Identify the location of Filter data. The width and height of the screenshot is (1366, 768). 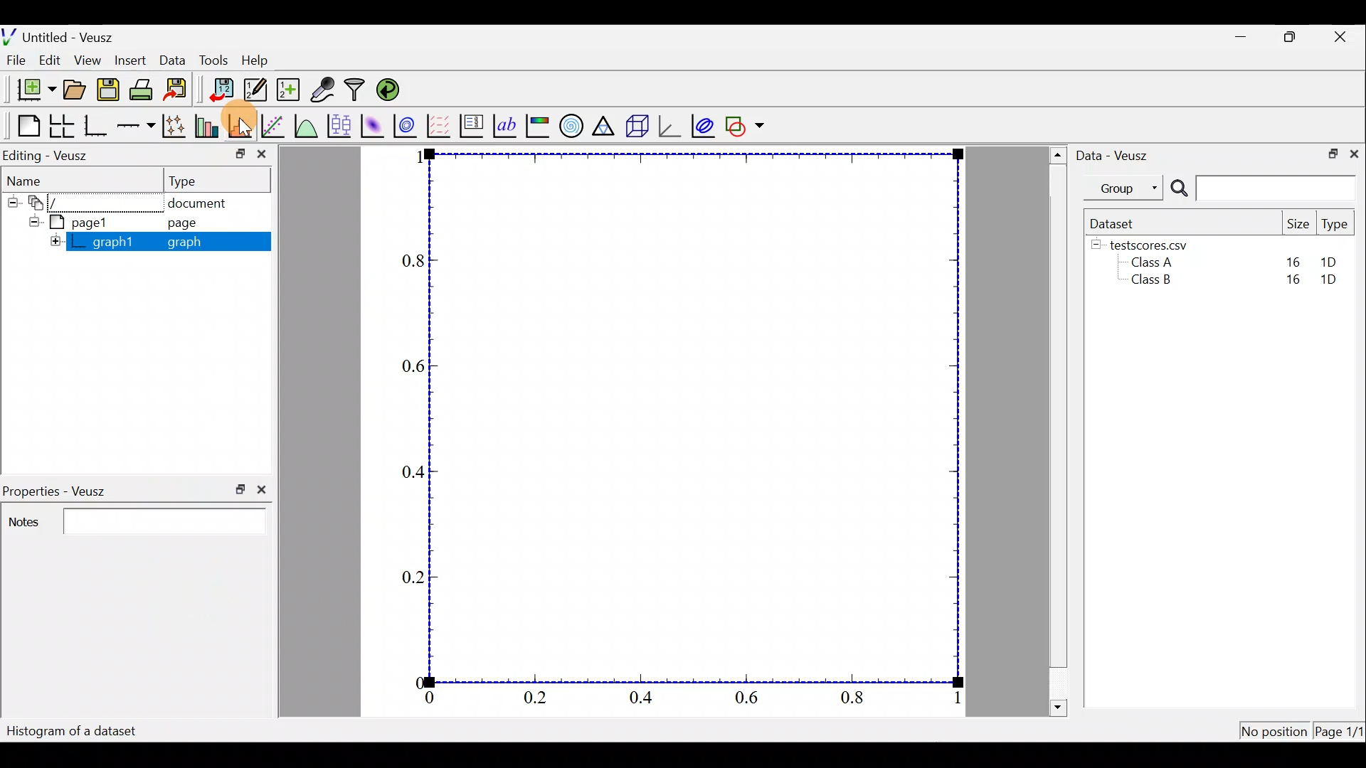
(356, 90).